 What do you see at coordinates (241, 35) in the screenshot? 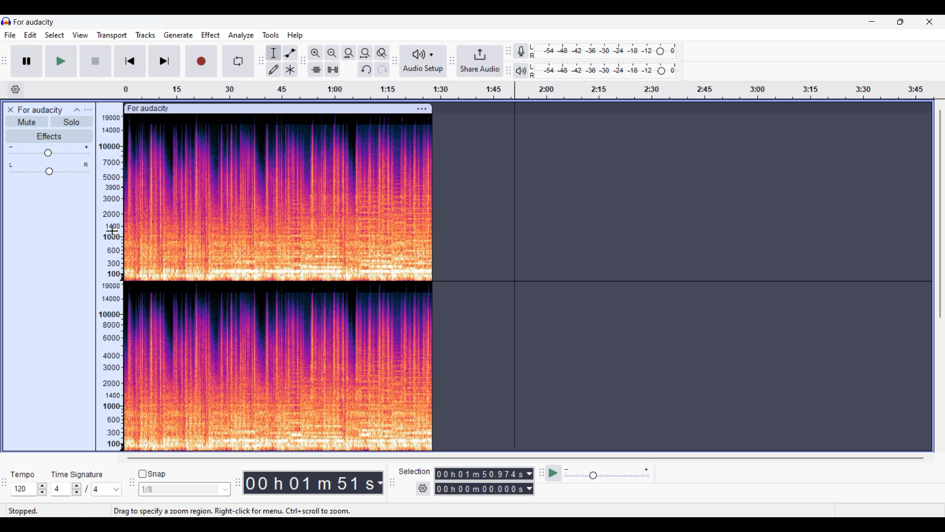
I see `Analyze menu` at bounding box center [241, 35].